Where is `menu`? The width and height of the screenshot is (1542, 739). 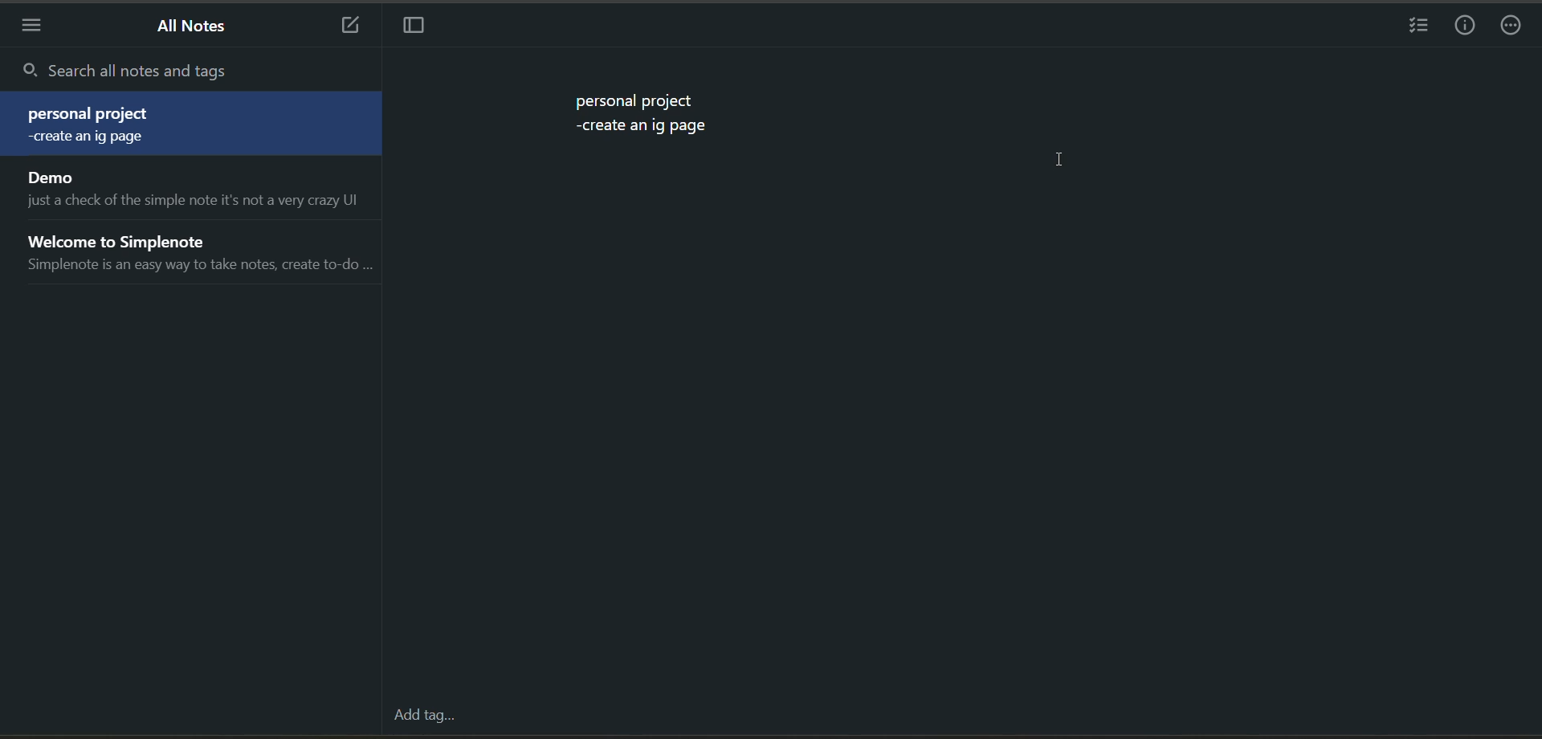 menu is located at coordinates (31, 27).